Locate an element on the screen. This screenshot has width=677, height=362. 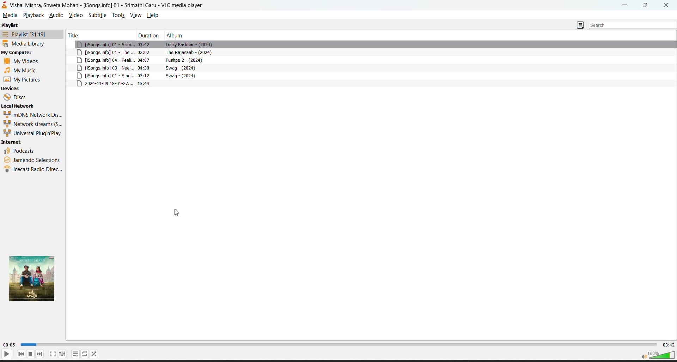
universal plug n play is located at coordinates (33, 133).